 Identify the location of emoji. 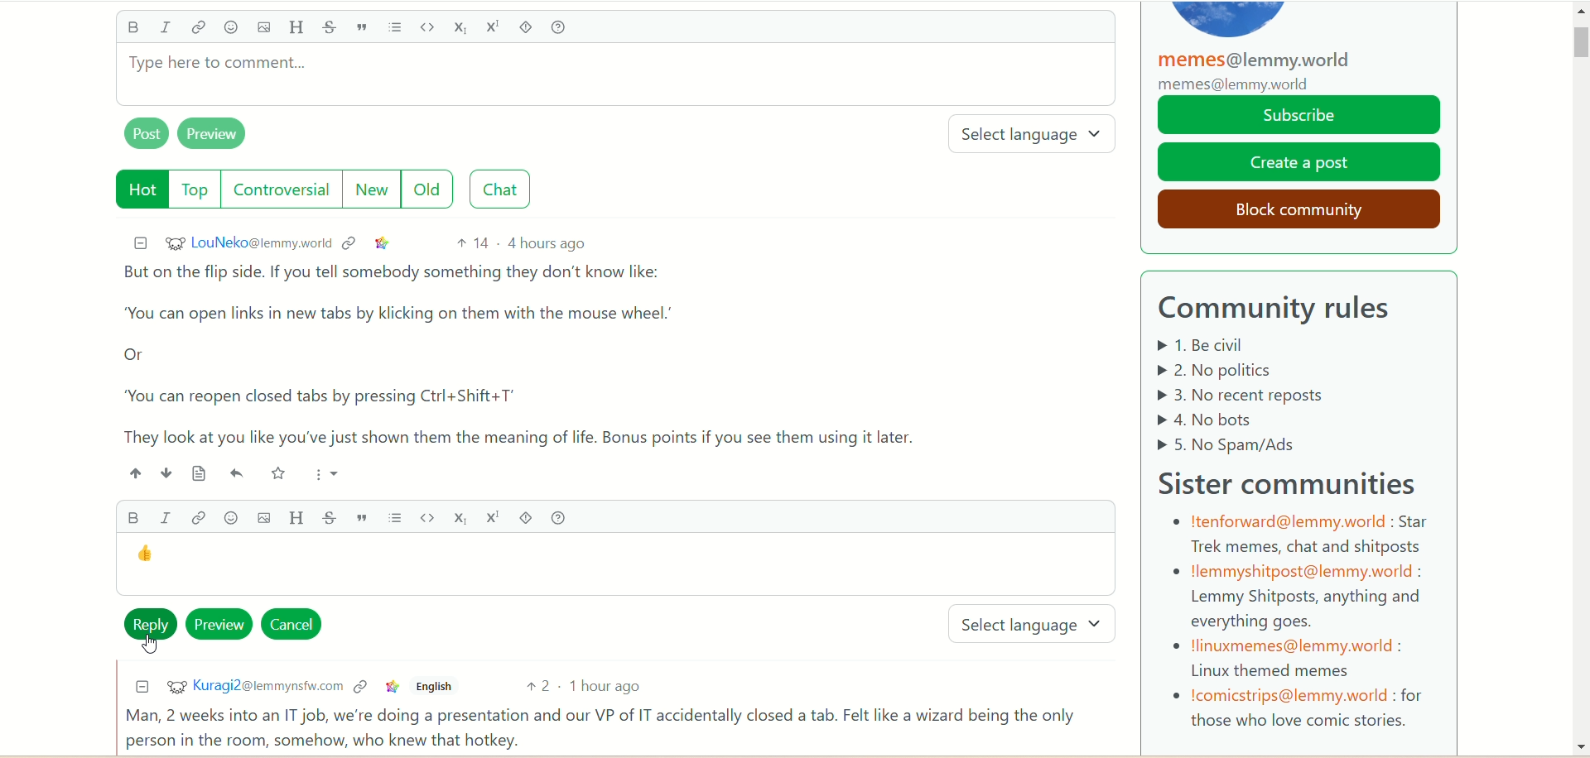
(235, 476).